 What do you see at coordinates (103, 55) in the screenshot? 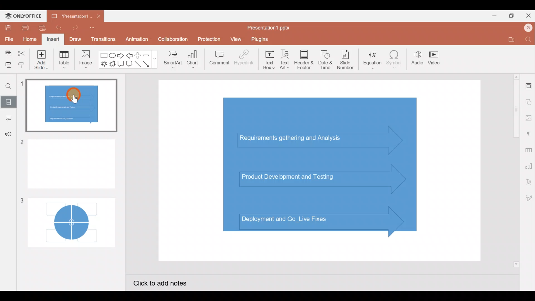
I see `Rectangle` at bounding box center [103, 55].